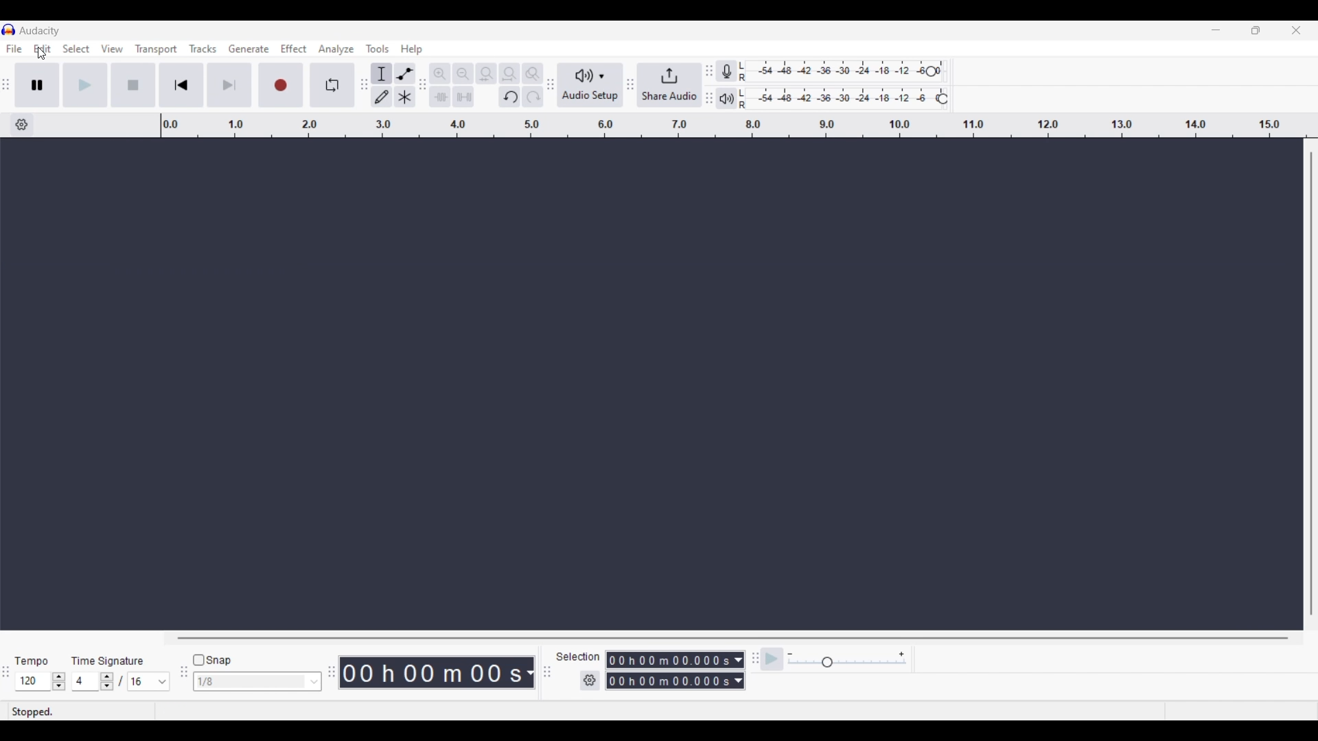 The image size is (1318, 741). Describe the element at coordinates (107, 681) in the screenshot. I see `Increase/Decrease time signature` at that location.